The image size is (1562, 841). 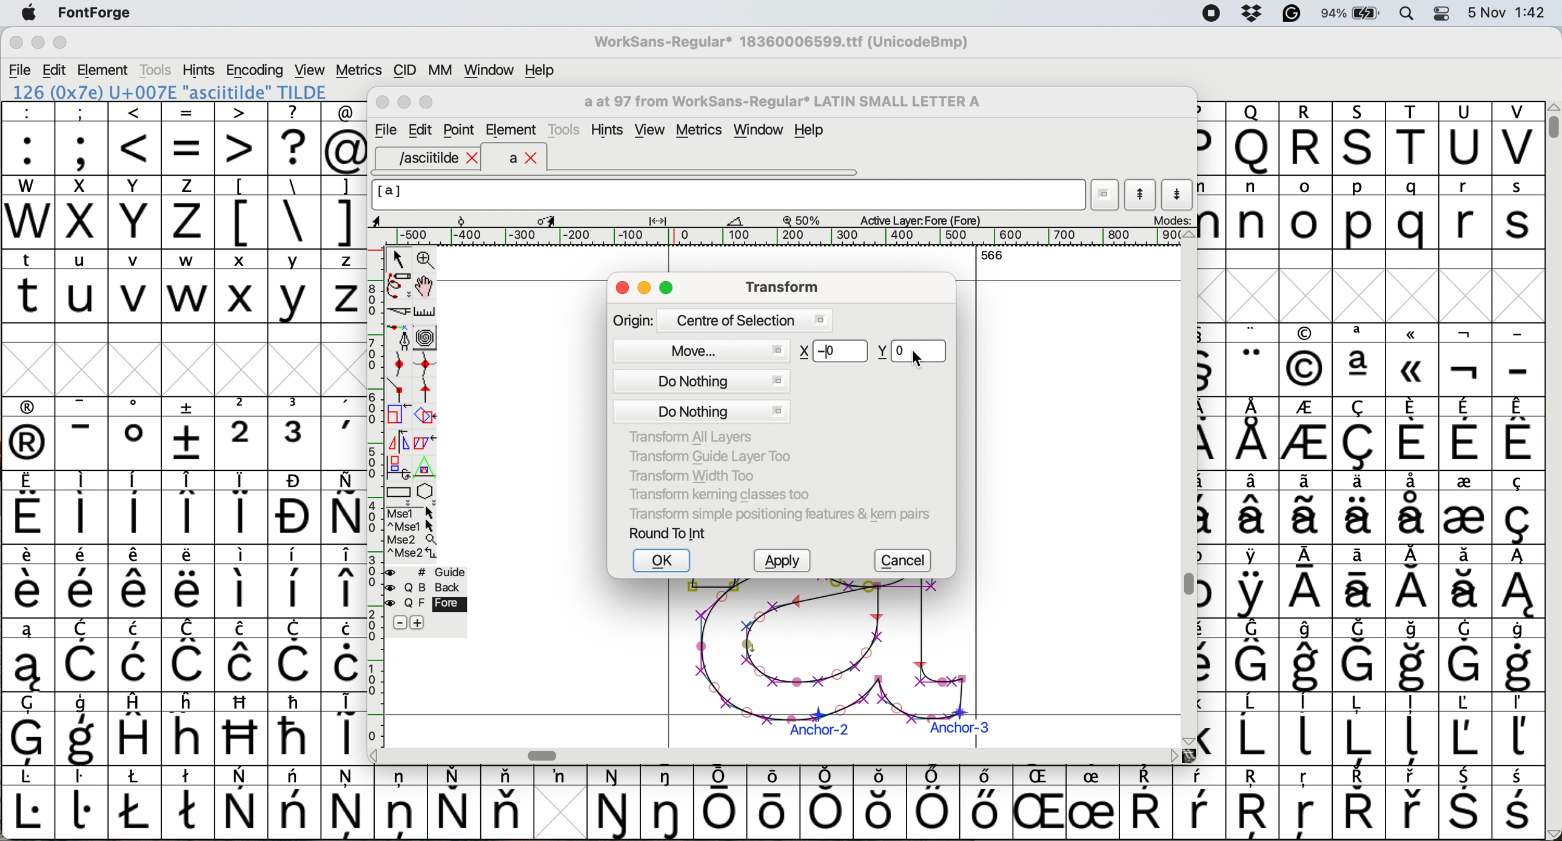 What do you see at coordinates (907, 561) in the screenshot?
I see `cancel` at bounding box center [907, 561].